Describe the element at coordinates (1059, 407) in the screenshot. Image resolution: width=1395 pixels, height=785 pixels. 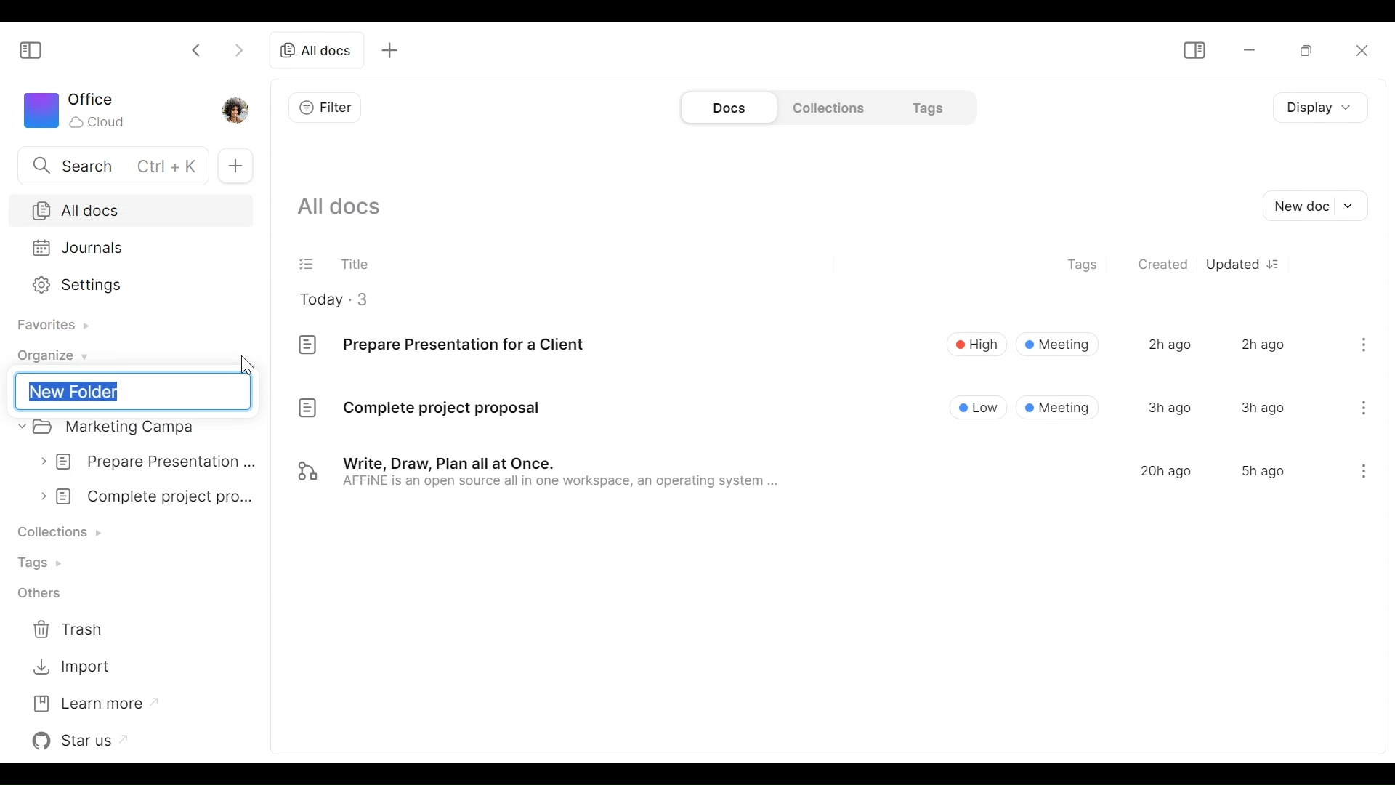
I see `® Meeting` at that location.